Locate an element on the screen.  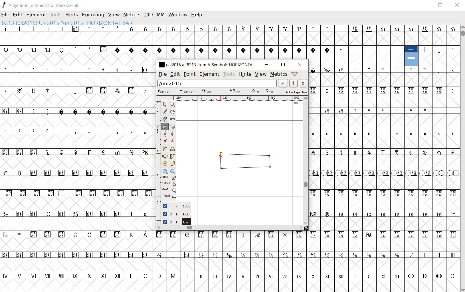
ruler is located at coordinates (234, 98).